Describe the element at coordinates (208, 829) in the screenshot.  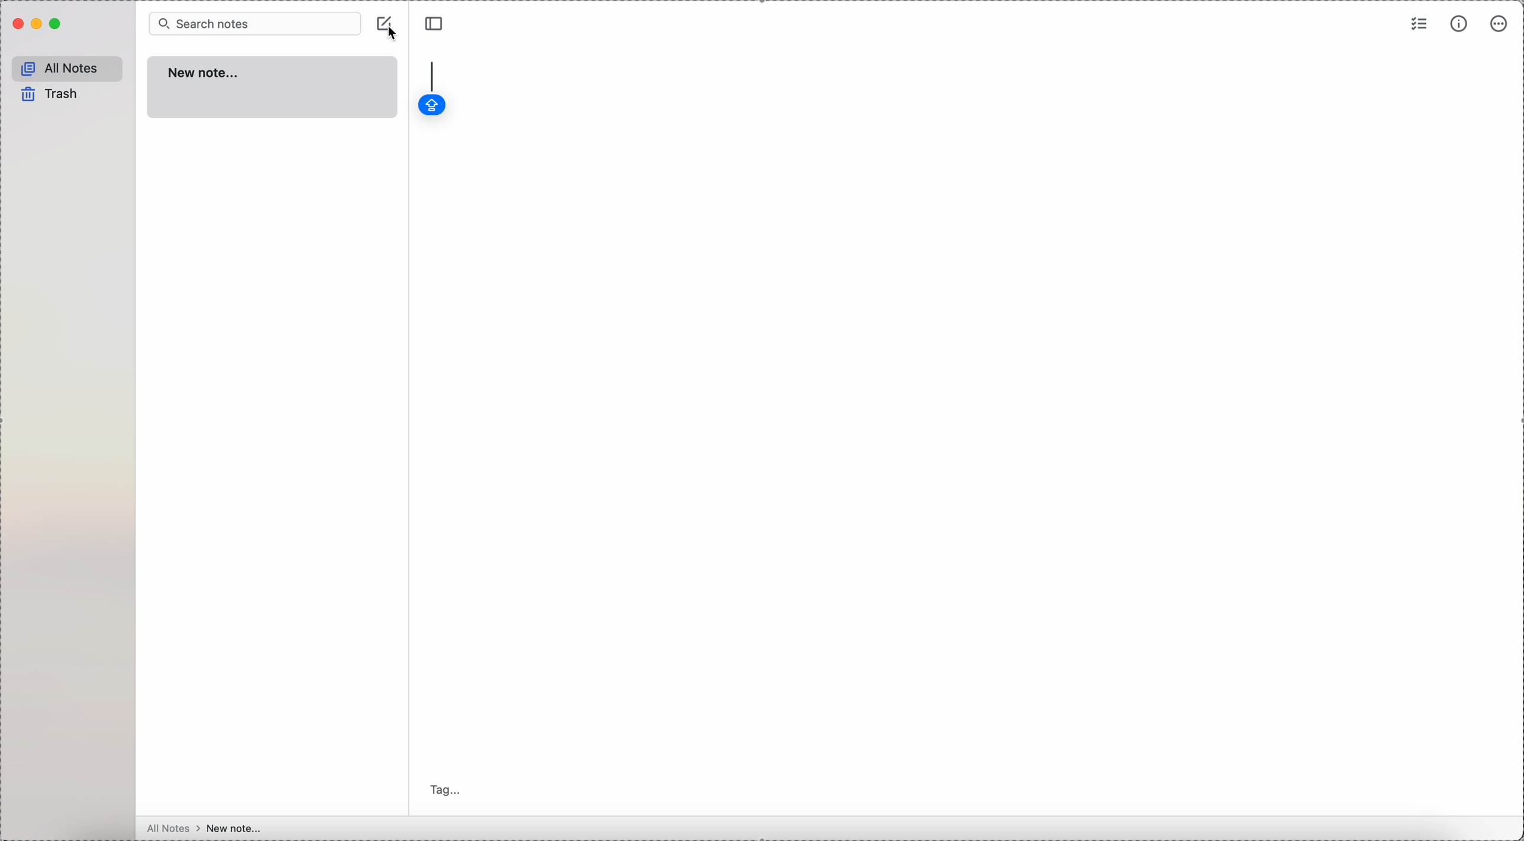
I see `all notes > new note...` at that location.